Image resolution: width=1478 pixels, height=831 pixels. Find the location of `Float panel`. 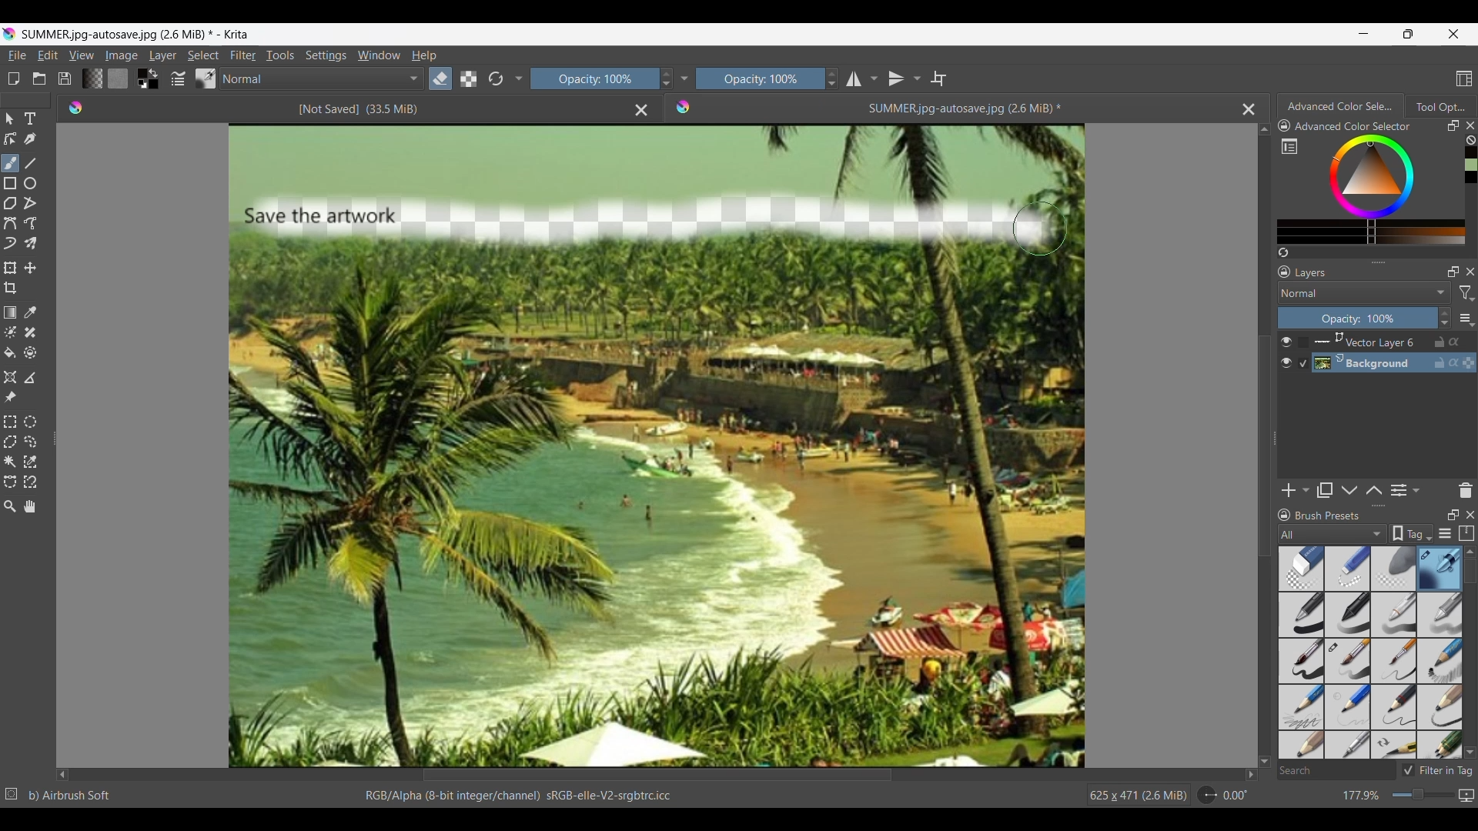

Float panel is located at coordinates (1451, 516).